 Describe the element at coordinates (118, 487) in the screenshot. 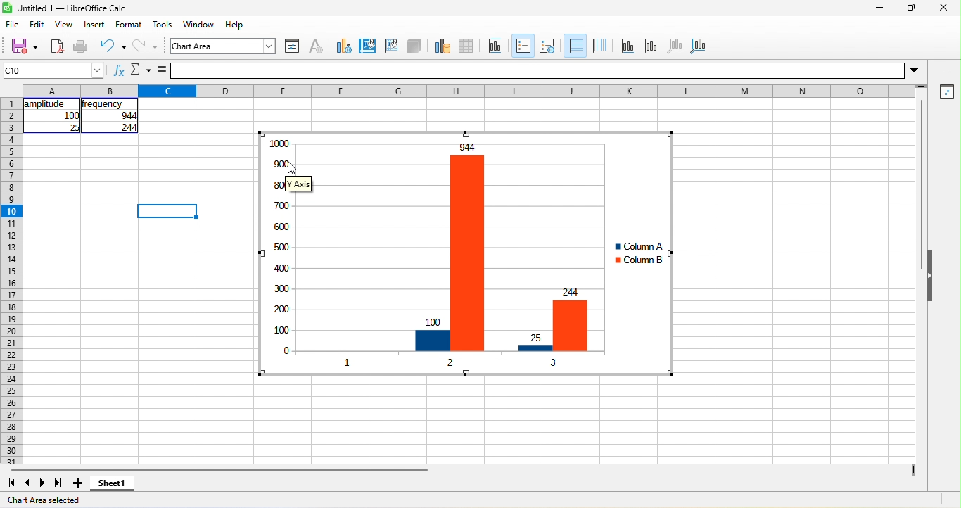

I see `sheet1` at that location.